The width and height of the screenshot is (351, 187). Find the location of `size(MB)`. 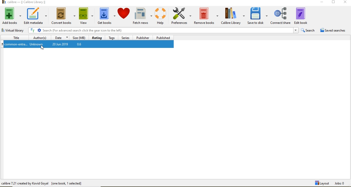

size(MB) is located at coordinates (78, 38).